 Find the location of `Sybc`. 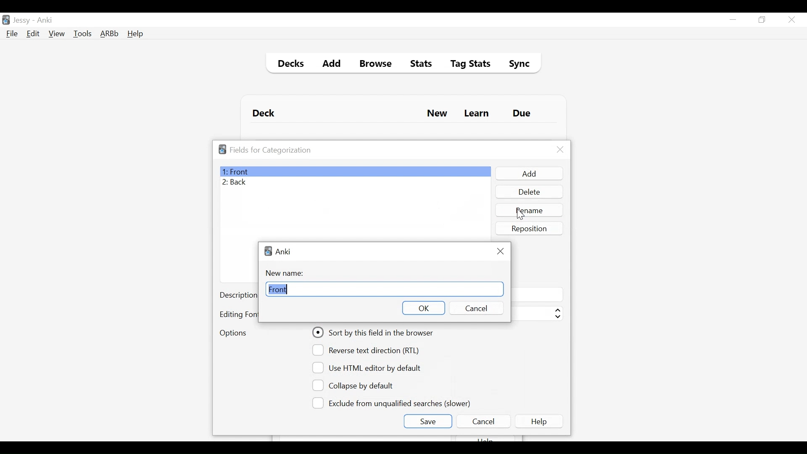

Sybc is located at coordinates (516, 65).